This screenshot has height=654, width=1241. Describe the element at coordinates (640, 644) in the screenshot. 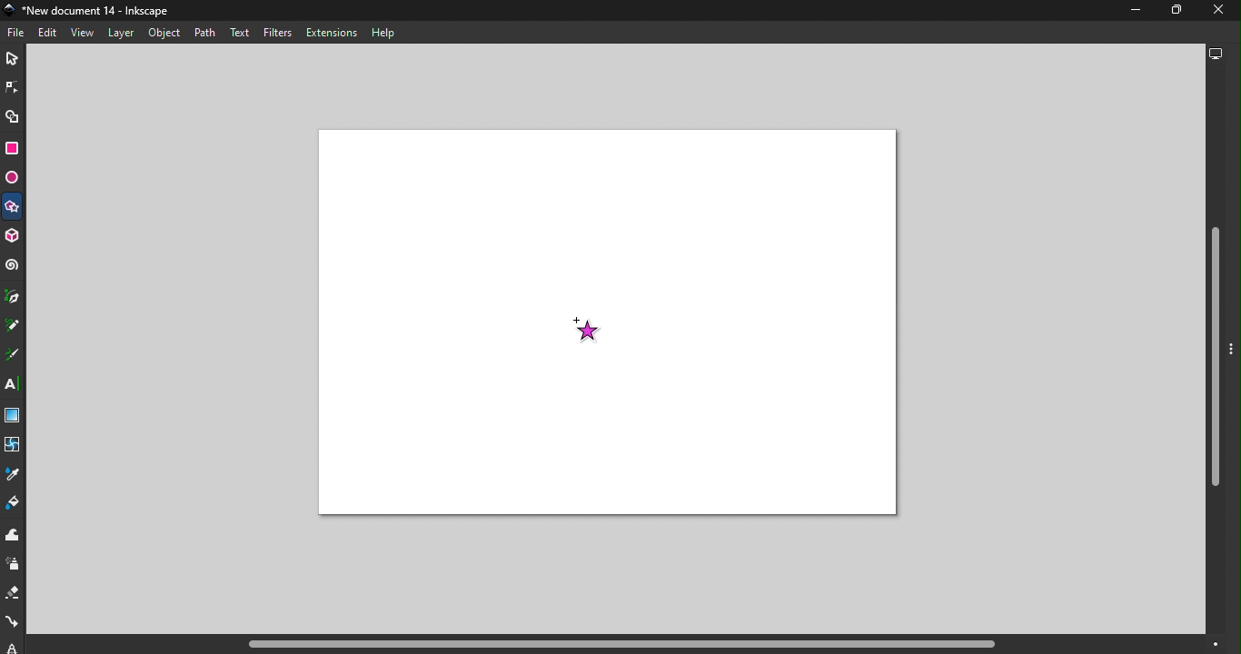

I see `Horizontal scroll bar` at that location.